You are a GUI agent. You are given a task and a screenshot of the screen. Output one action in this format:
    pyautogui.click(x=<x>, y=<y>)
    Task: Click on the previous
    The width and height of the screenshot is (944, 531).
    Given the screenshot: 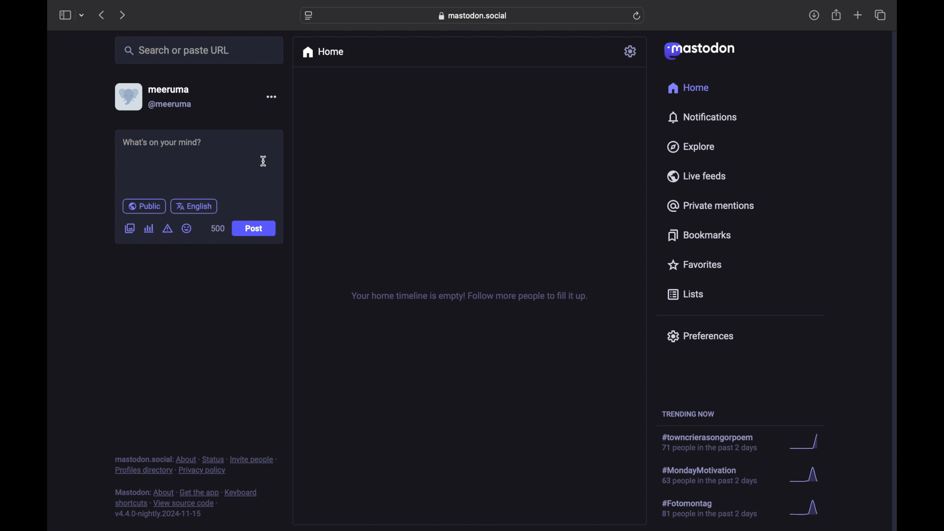 What is the action you would take?
    pyautogui.click(x=101, y=15)
    